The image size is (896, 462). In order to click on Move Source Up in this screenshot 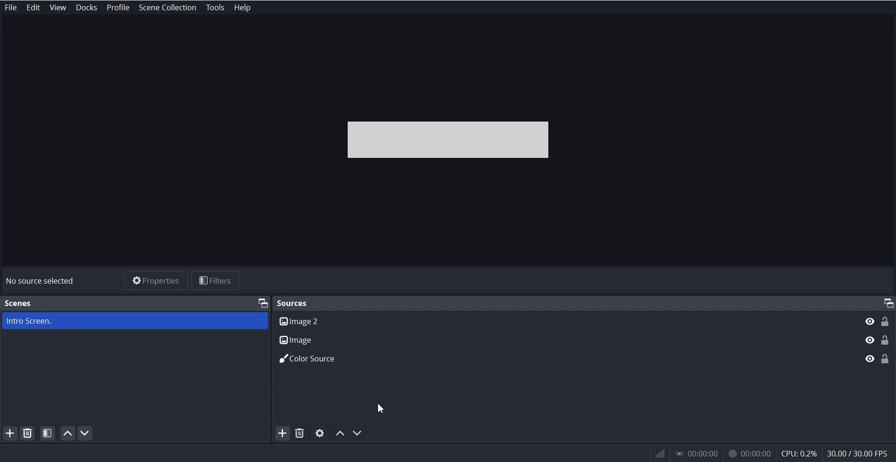, I will do `click(340, 433)`.